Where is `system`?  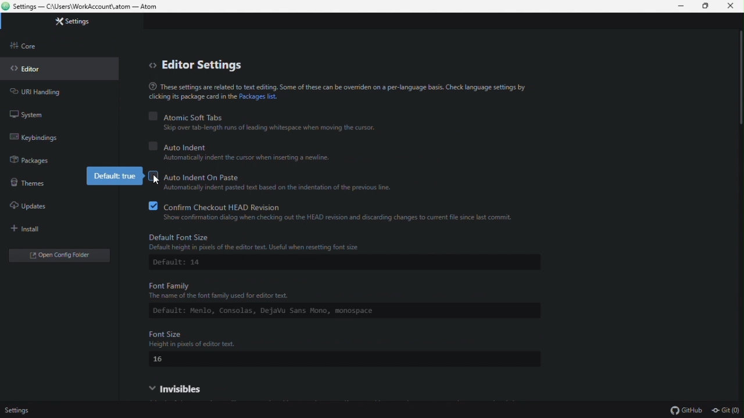 system is located at coordinates (42, 113).